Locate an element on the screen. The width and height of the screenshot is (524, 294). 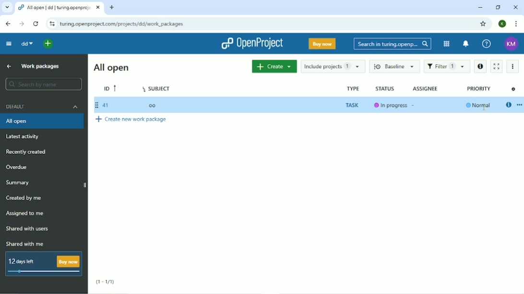
New tab is located at coordinates (112, 8).